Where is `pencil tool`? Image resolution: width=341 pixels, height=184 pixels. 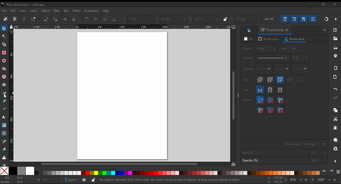
pencil tool is located at coordinates (5, 102).